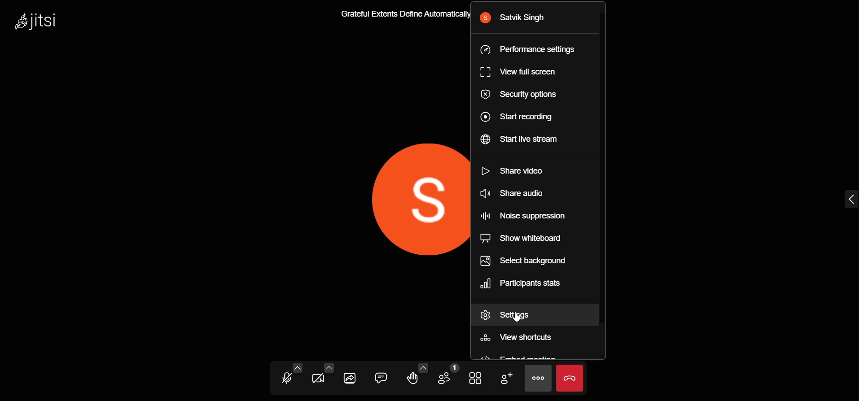  What do you see at coordinates (571, 378) in the screenshot?
I see `leave the meeting` at bounding box center [571, 378].